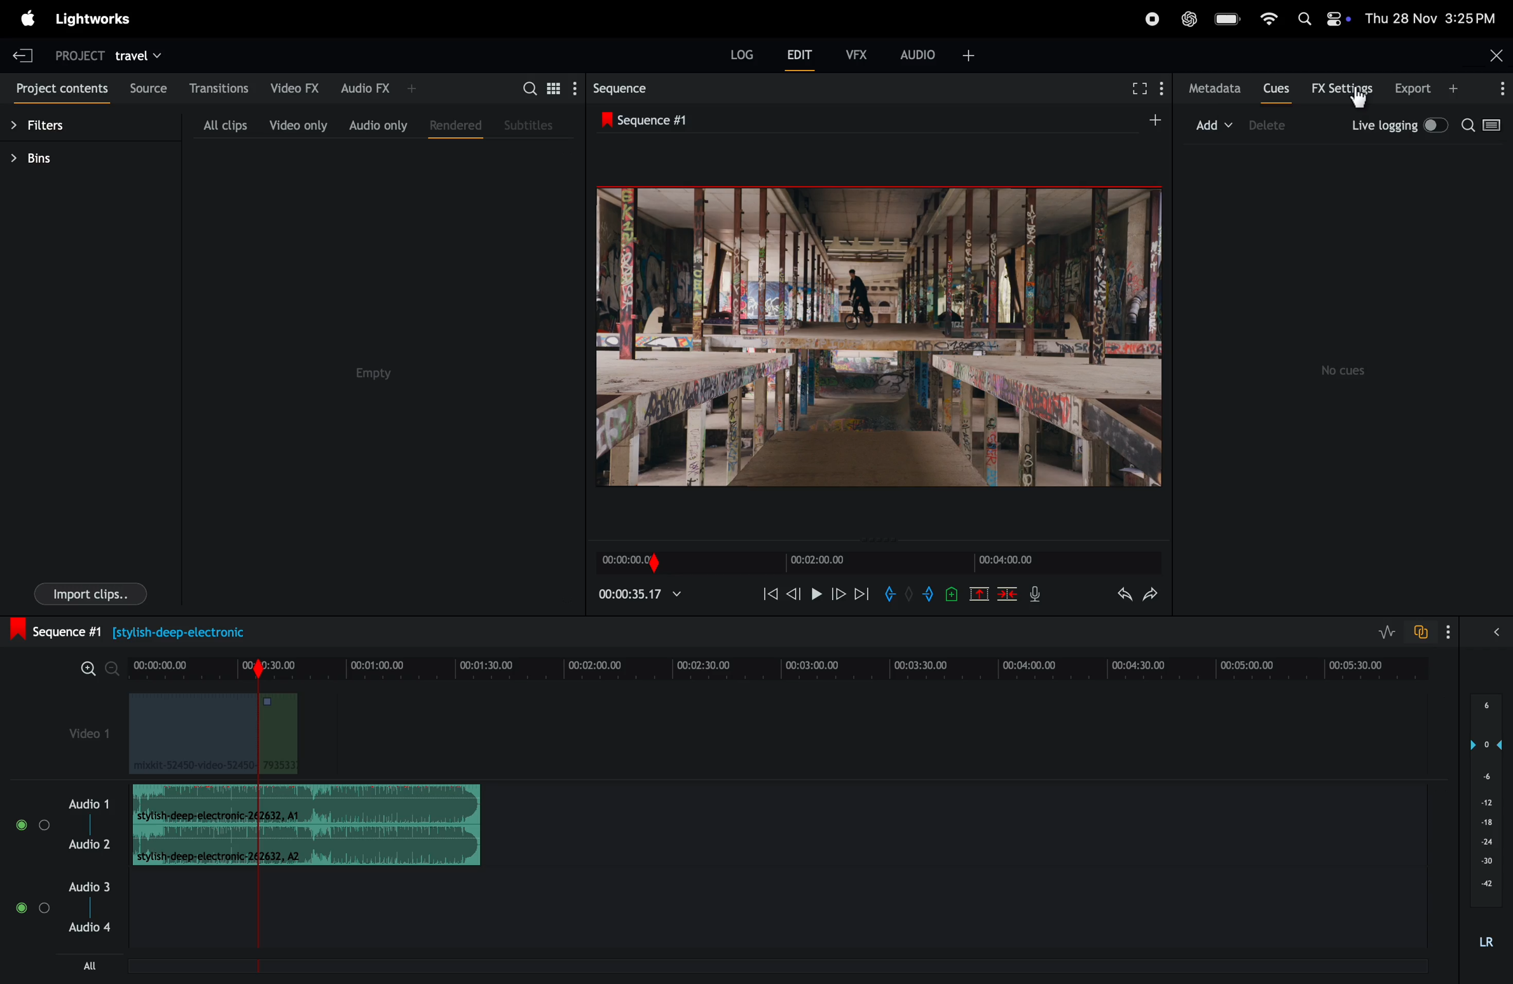 The width and height of the screenshot is (1513, 984). What do you see at coordinates (61, 86) in the screenshot?
I see `projects contents` at bounding box center [61, 86].